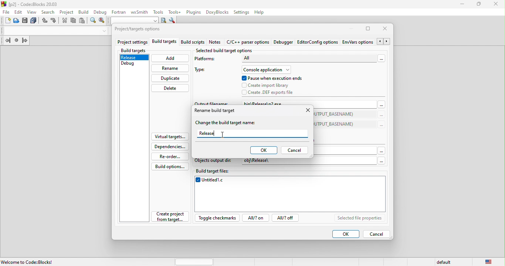 This screenshot has height=266, width=505. What do you see at coordinates (133, 20) in the screenshot?
I see `search to text` at bounding box center [133, 20].